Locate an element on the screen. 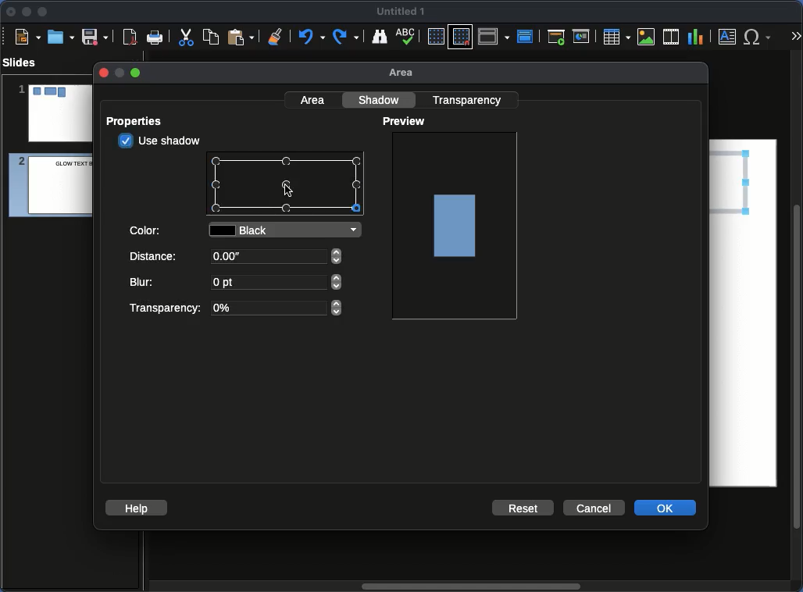  checked Use shadow is located at coordinates (161, 141).